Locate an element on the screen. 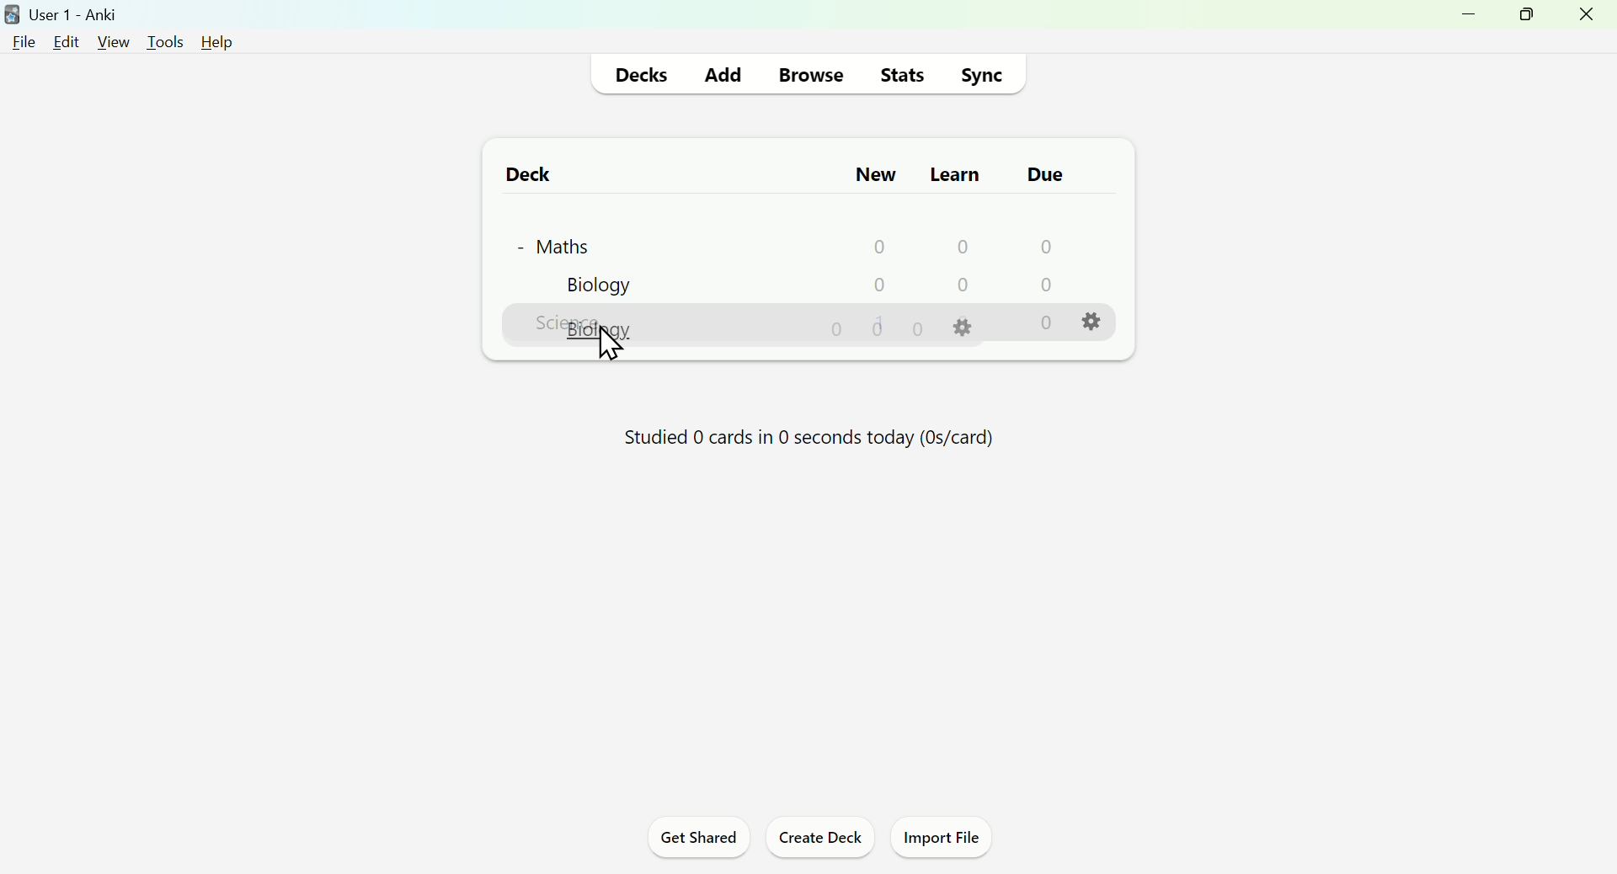  0 is located at coordinates (965, 286).